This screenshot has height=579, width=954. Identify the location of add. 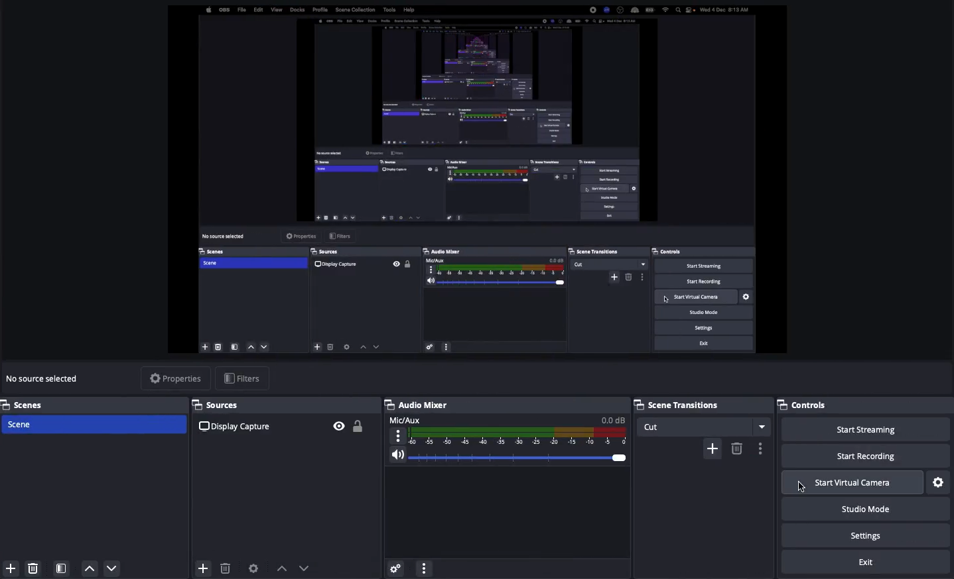
(708, 447).